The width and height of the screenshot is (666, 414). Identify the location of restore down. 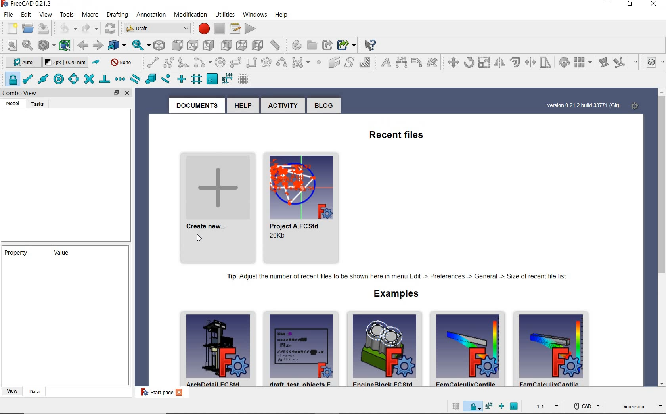
(114, 94).